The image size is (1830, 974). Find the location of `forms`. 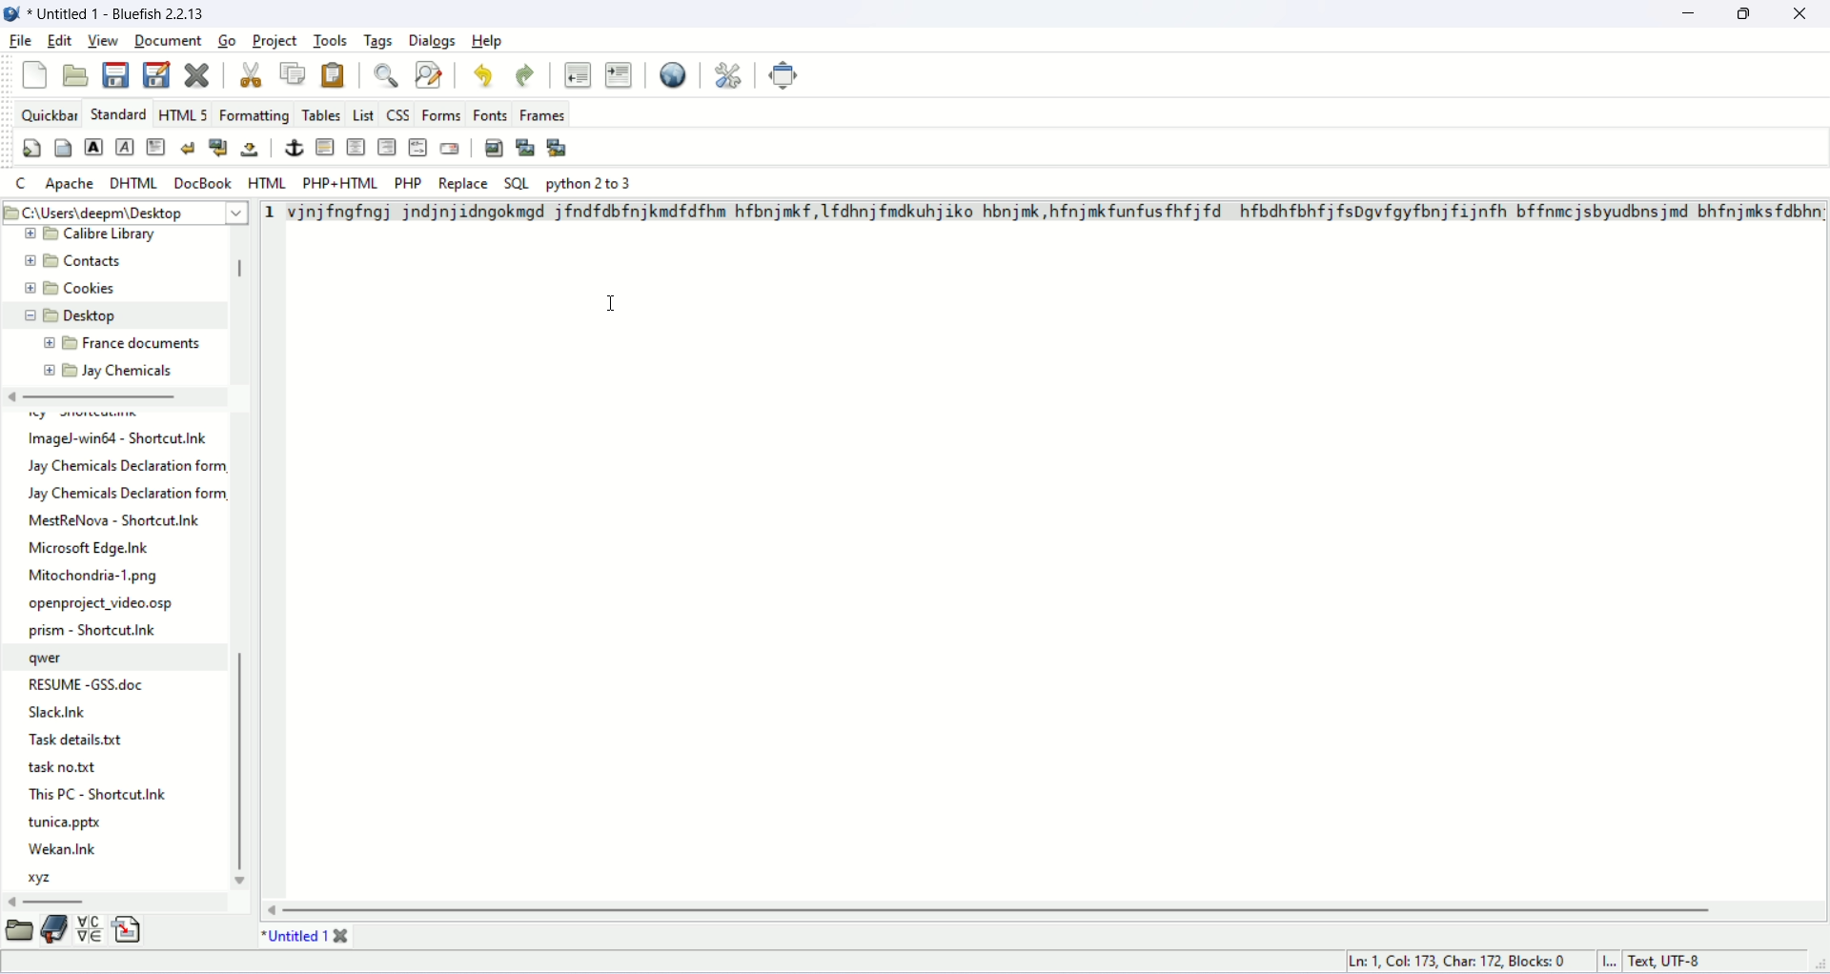

forms is located at coordinates (441, 114).